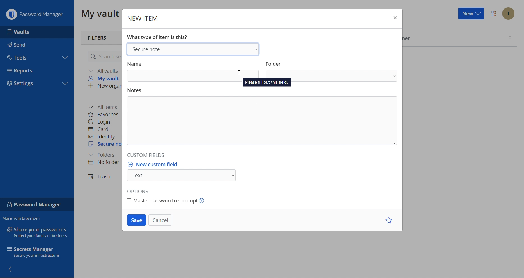 The width and height of the screenshot is (524, 278). I want to click on Back, so click(12, 270).